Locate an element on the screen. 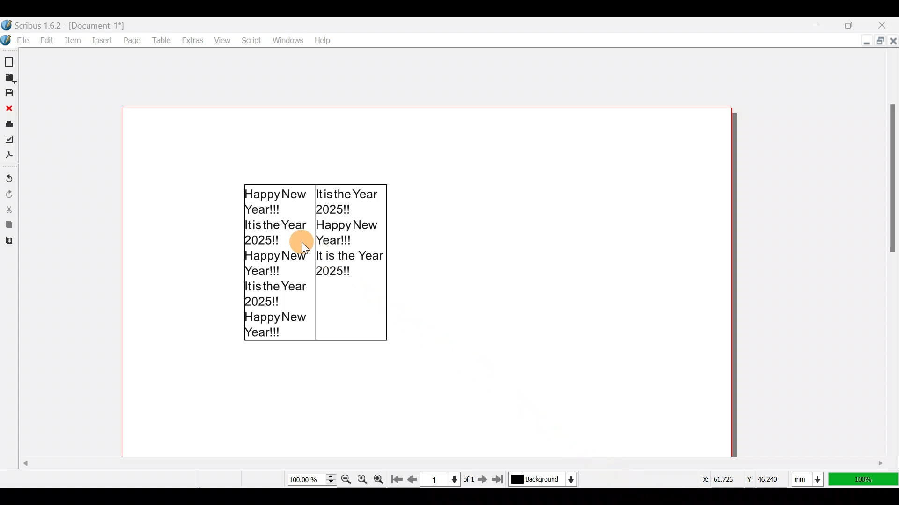 The height and width of the screenshot is (505, 899). 100% zoom ratio is located at coordinates (865, 479).